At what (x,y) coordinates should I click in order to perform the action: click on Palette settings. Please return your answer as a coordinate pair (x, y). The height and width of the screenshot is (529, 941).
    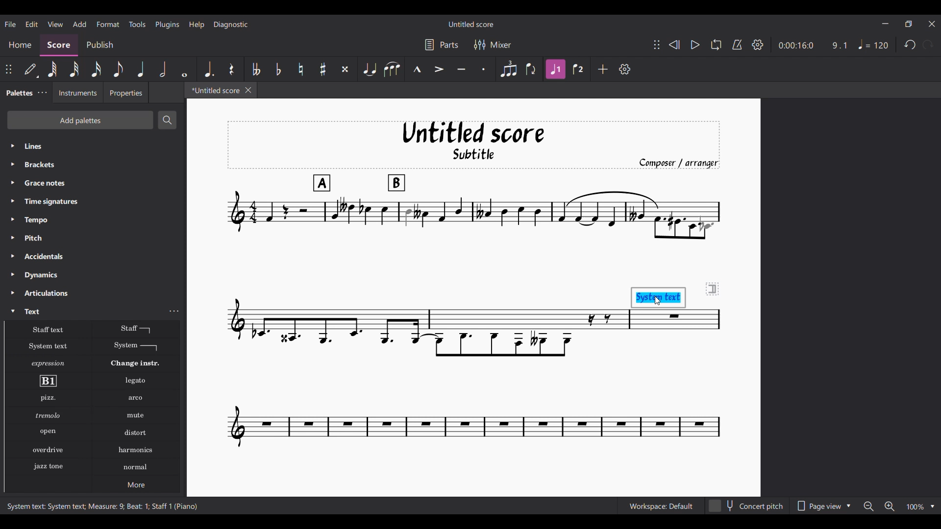
    Looking at the image, I should click on (43, 92).